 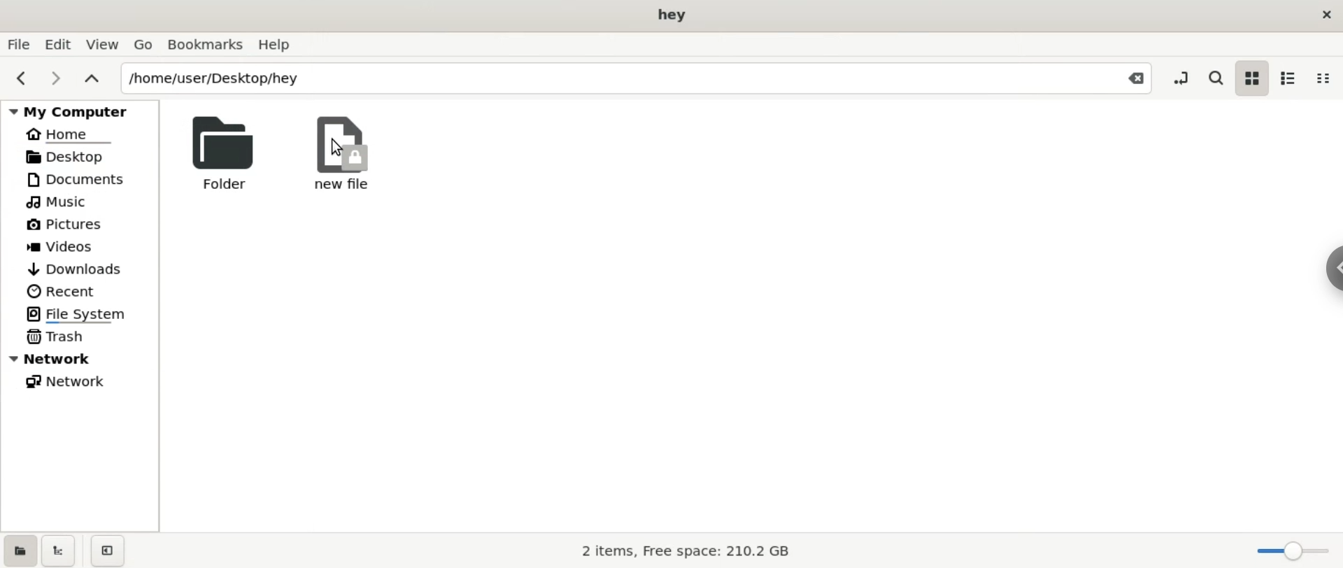 I want to click on Help, so click(x=280, y=45).